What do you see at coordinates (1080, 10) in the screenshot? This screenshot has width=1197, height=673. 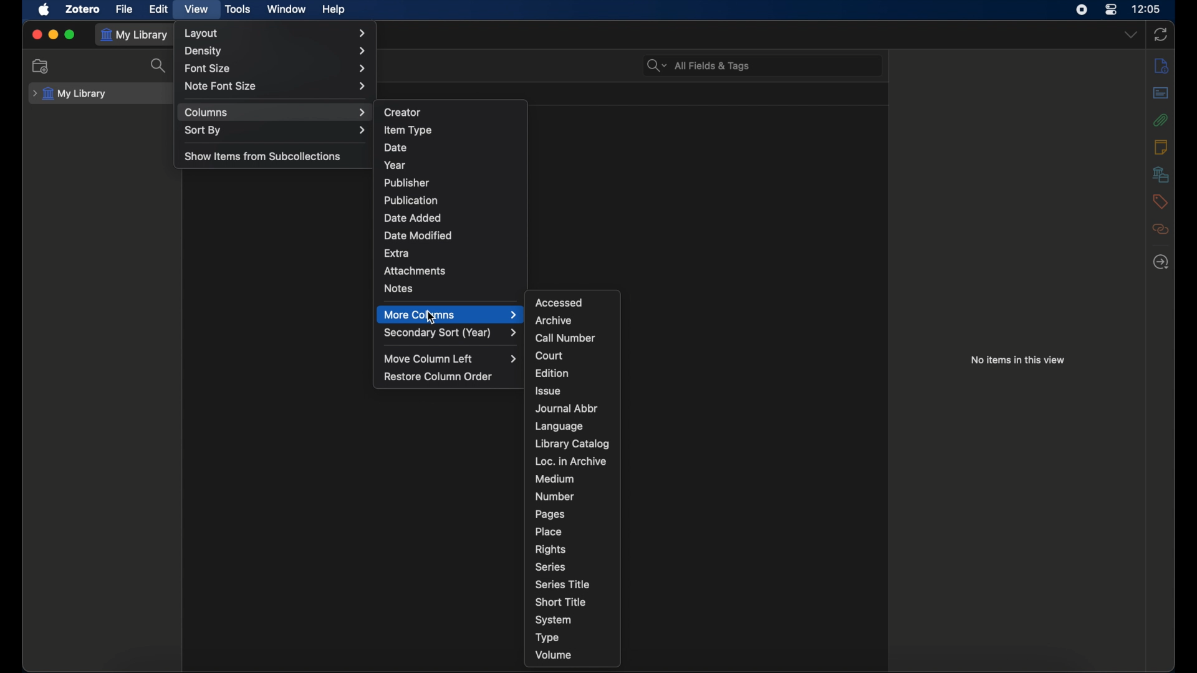 I see `screen recorder` at bounding box center [1080, 10].